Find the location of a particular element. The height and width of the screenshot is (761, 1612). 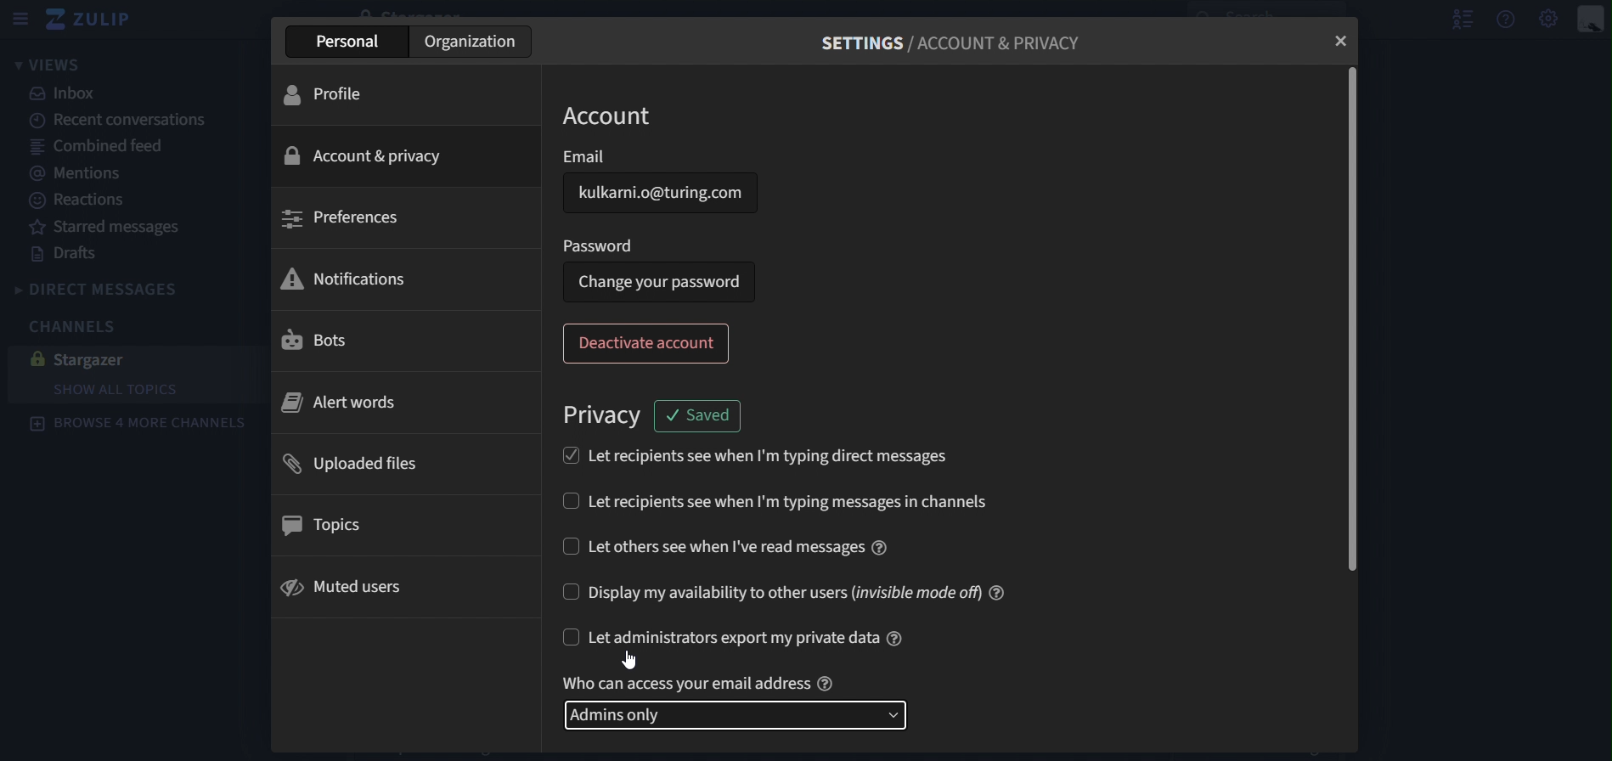

topics is located at coordinates (334, 527).